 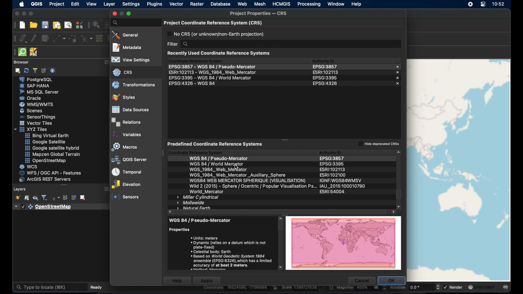 I want to click on relations, so click(x=126, y=121).